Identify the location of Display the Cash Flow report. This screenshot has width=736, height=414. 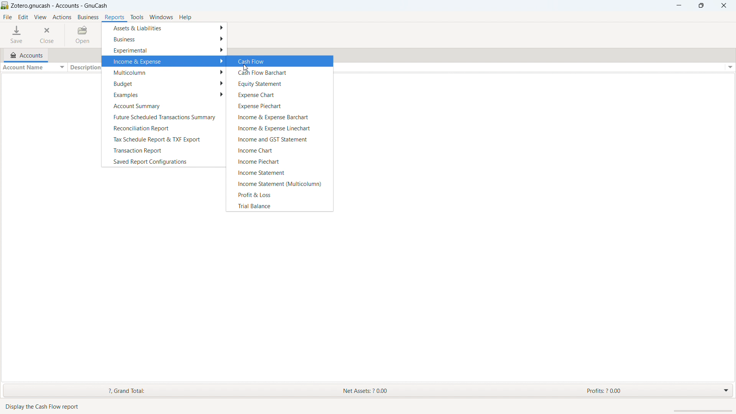
(41, 407).